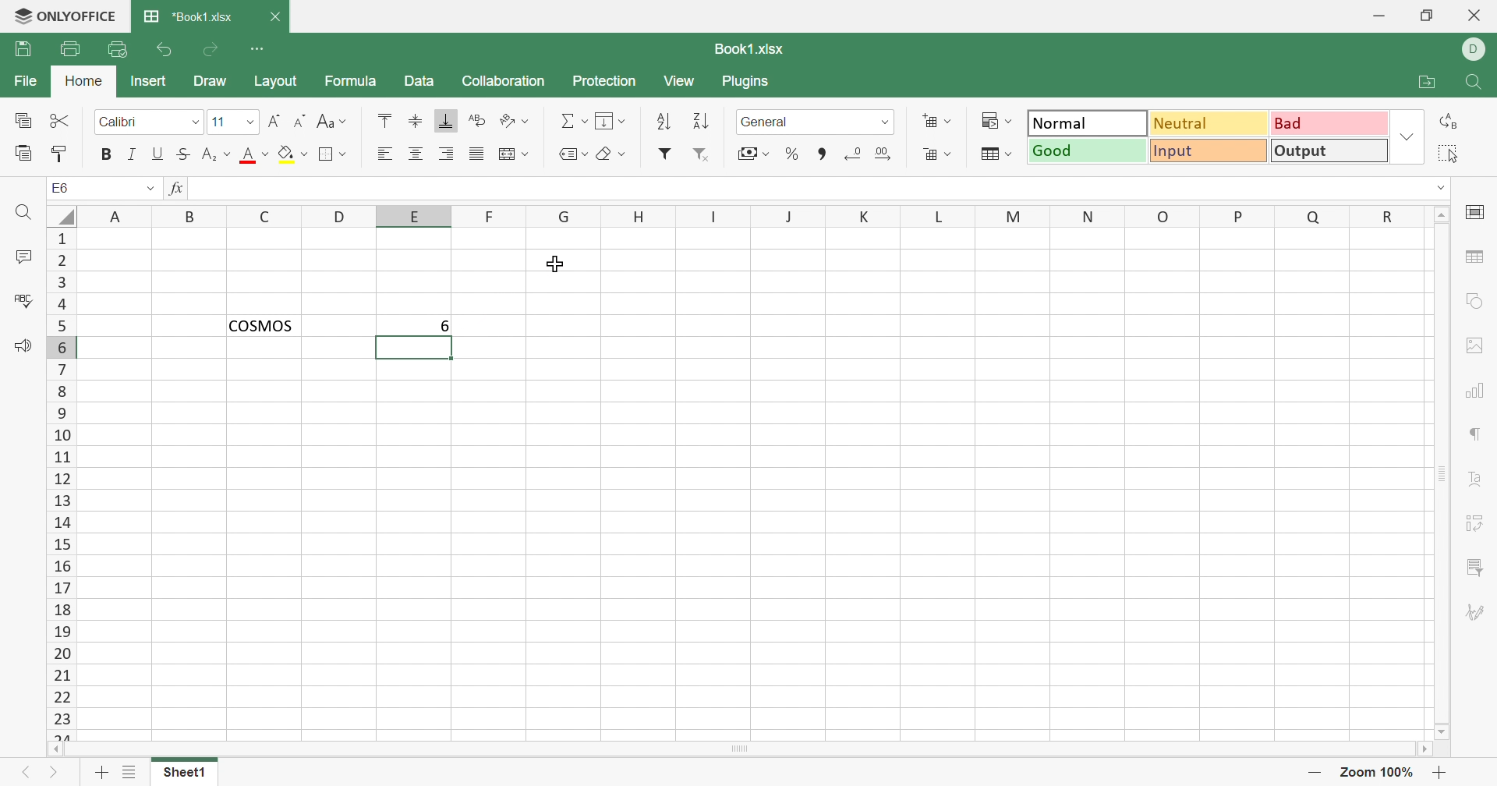 This screenshot has height=786, width=1497. I want to click on Add cells, so click(936, 122).